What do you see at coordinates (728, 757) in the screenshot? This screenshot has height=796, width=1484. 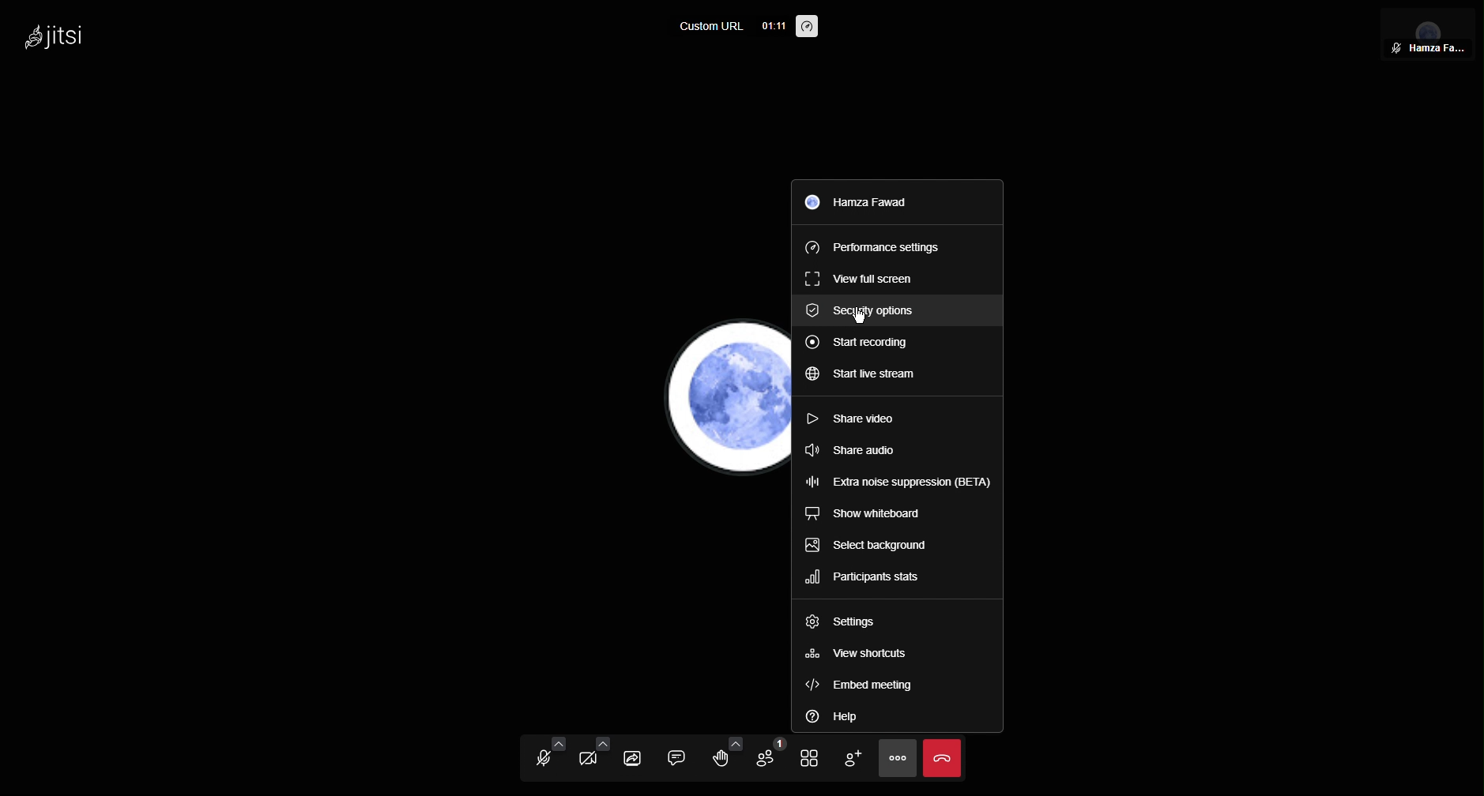 I see `Raise Hand` at bounding box center [728, 757].